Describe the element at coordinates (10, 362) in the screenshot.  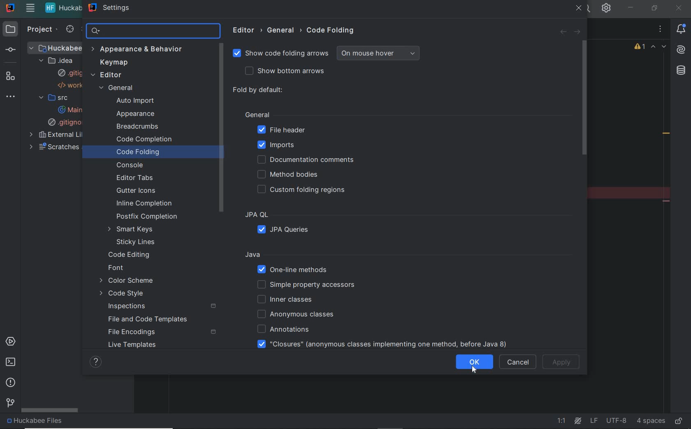
I see `terminal` at that location.